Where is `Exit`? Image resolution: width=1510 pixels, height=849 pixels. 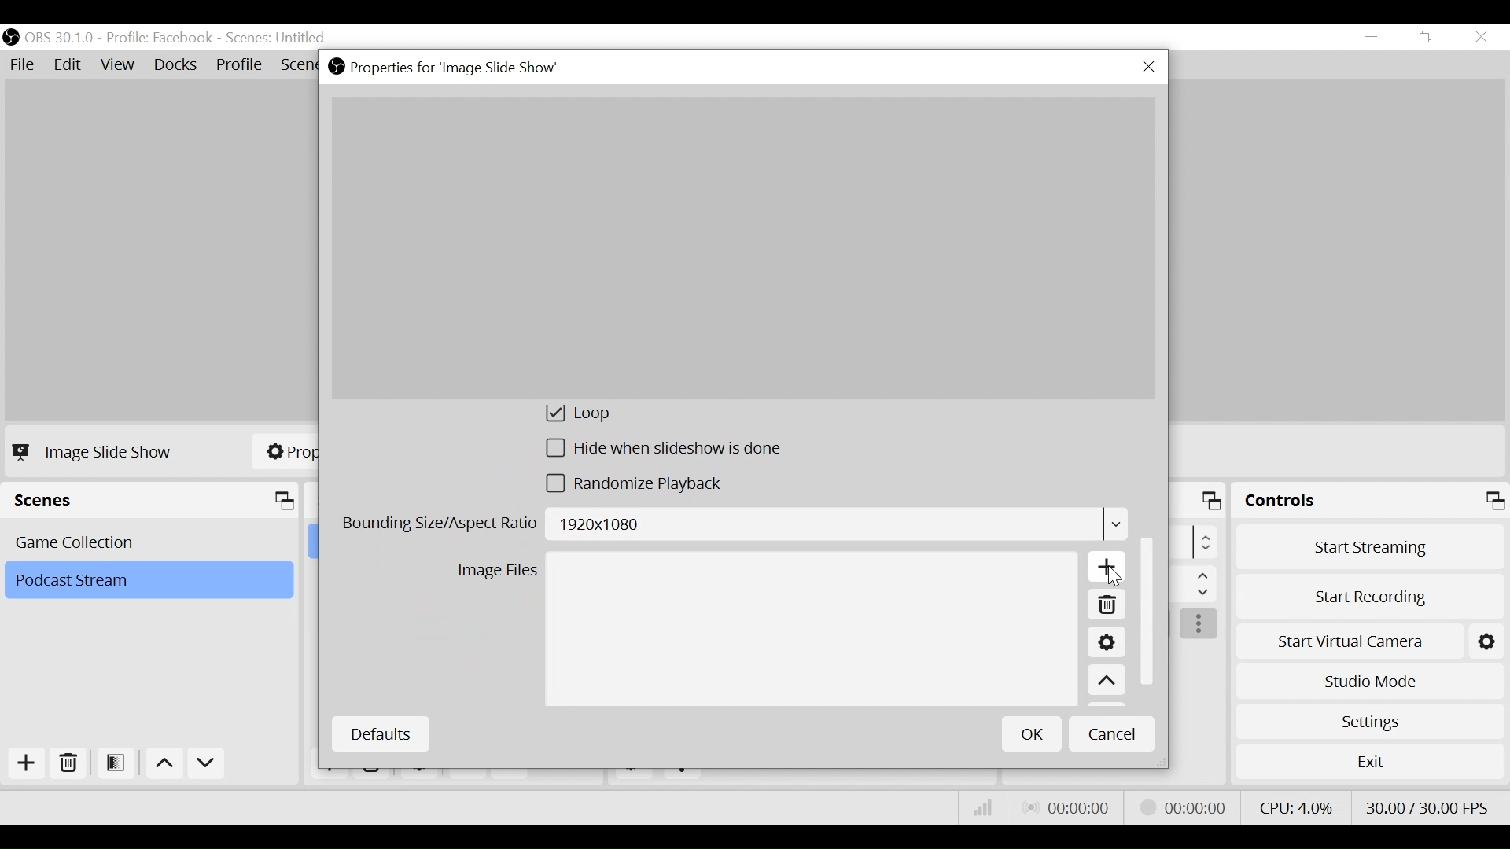 Exit is located at coordinates (1370, 765).